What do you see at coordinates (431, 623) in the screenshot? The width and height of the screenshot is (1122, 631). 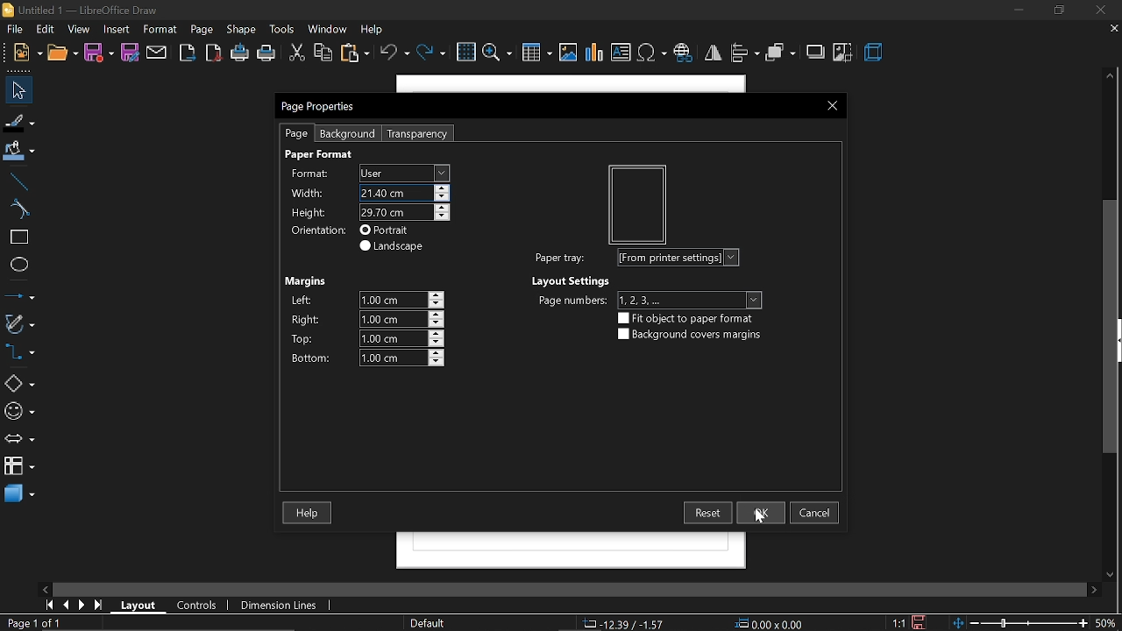 I see `Defaul - page style` at bounding box center [431, 623].